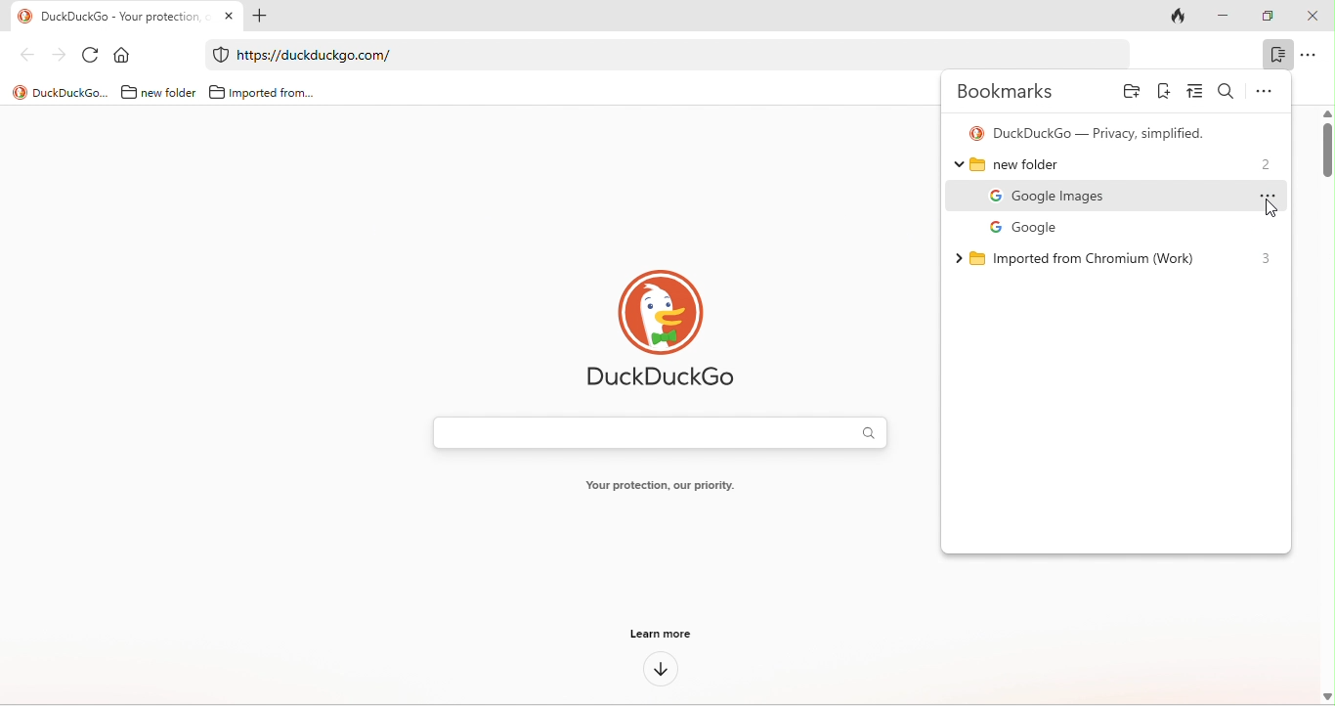 This screenshot has width=1335, height=706. Describe the element at coordinates (1315, 17) in the screenshot. I see `close` at that location.